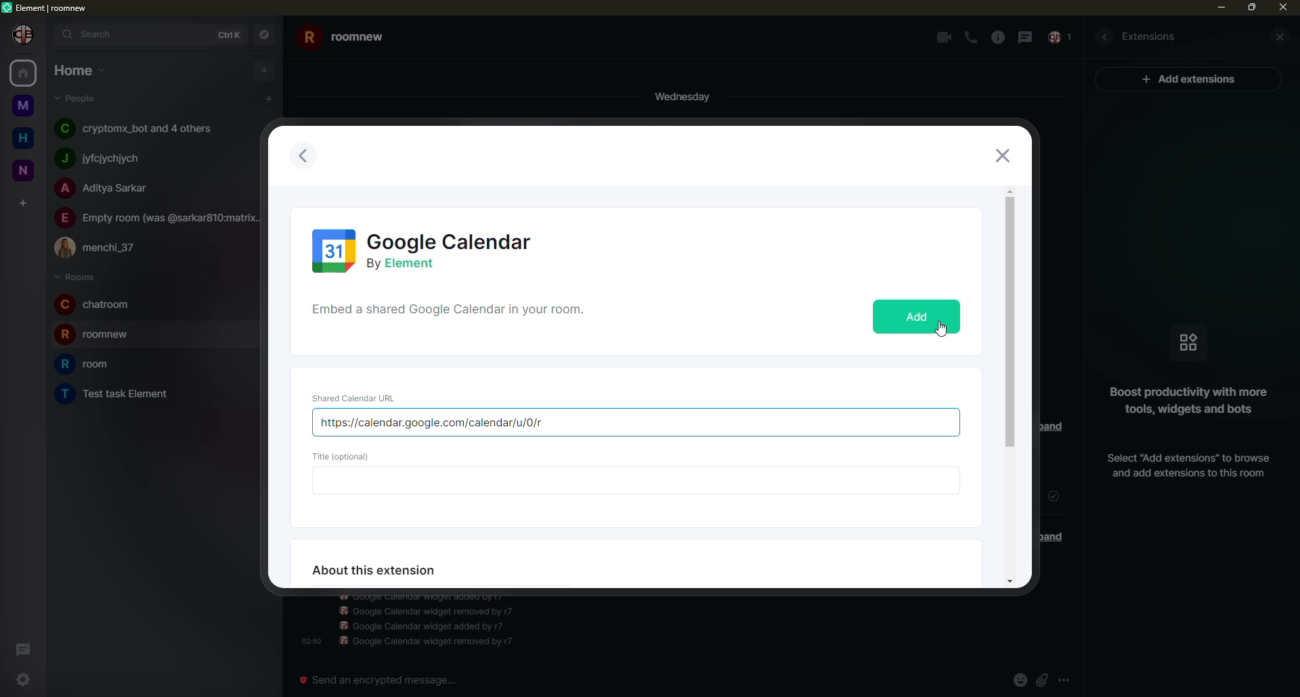 The width and height of the screenshot is (1300, 697). Describe the element at coordinates (1151, 37) in the screenshot. I see `extesions` at that location.